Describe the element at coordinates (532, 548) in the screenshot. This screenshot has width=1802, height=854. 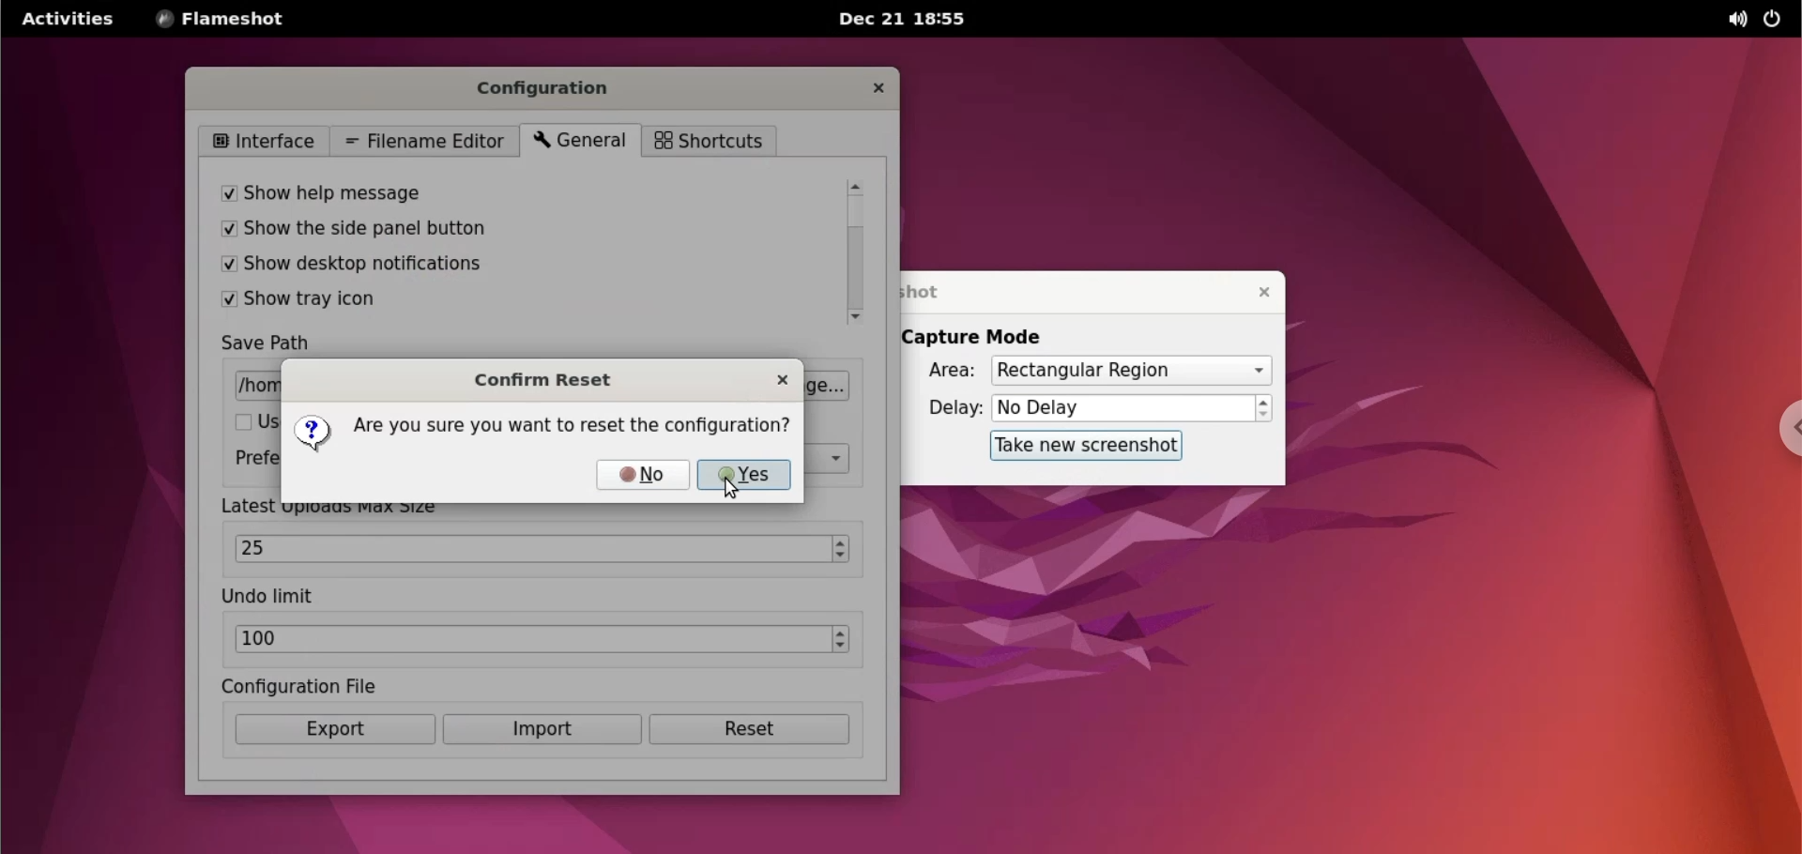
I see `25` at that location.